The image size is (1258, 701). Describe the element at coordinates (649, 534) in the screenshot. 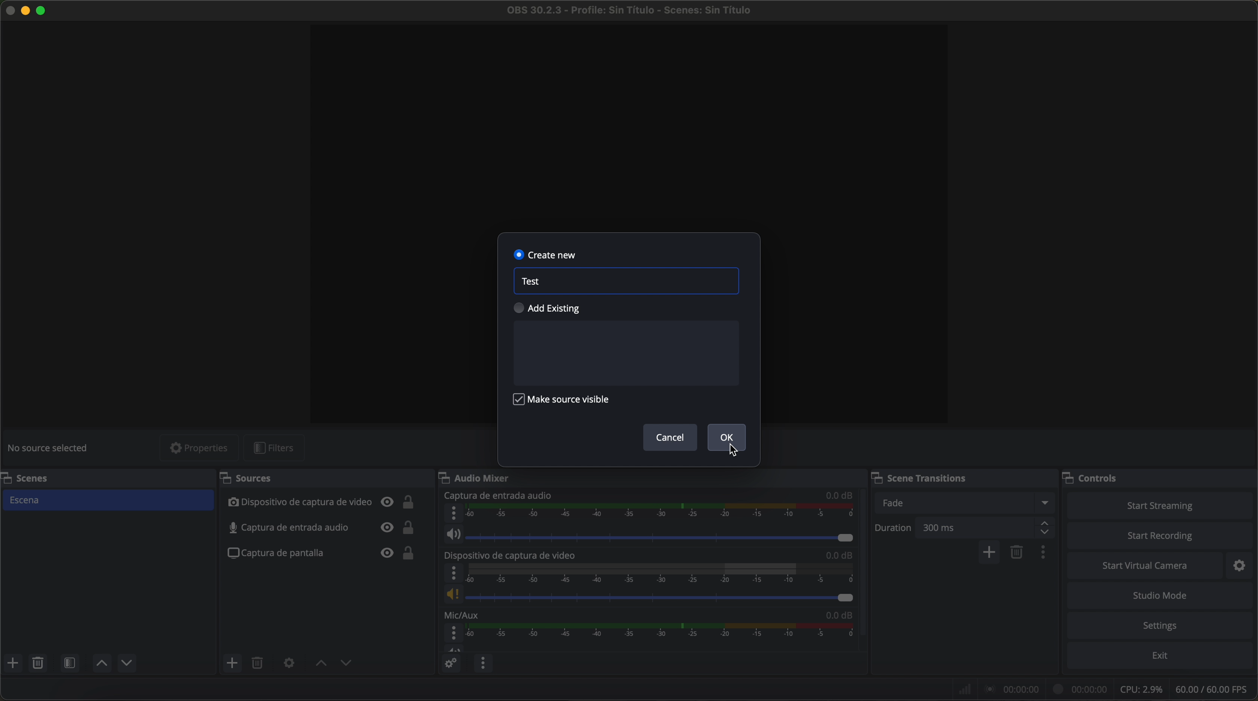

I see `vol` at that location.